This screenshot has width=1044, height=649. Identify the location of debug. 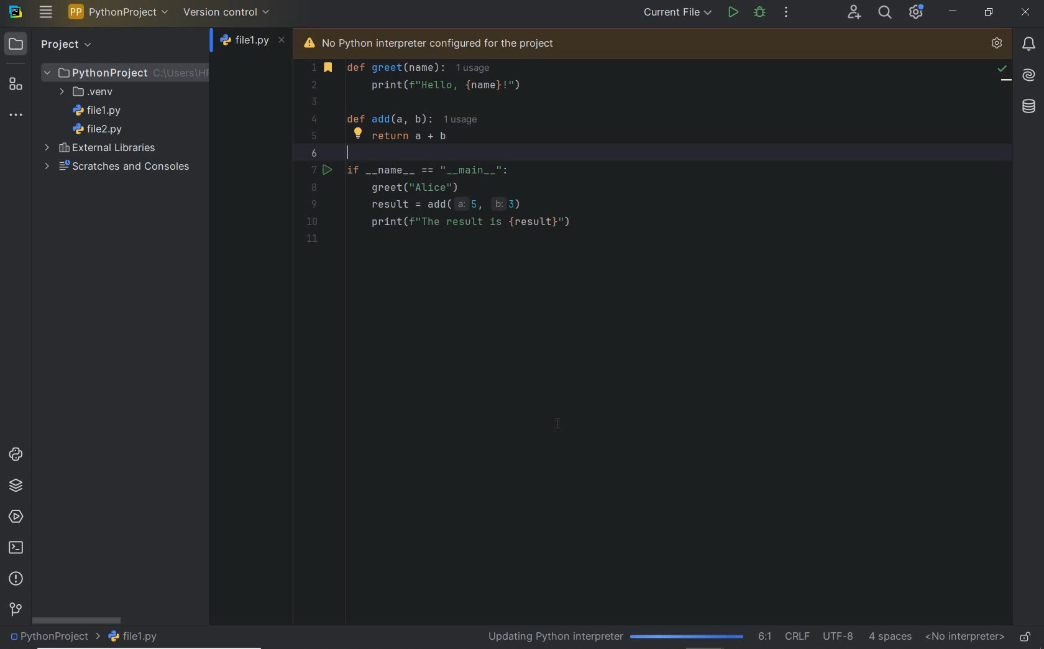
(761, 12).